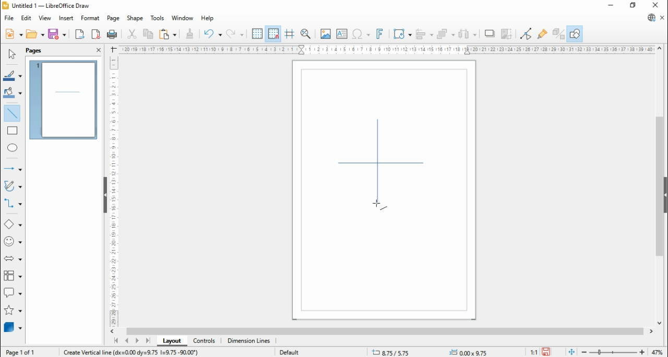 The image size is (668, 357). I want to click on fill color, so click(13, 92).